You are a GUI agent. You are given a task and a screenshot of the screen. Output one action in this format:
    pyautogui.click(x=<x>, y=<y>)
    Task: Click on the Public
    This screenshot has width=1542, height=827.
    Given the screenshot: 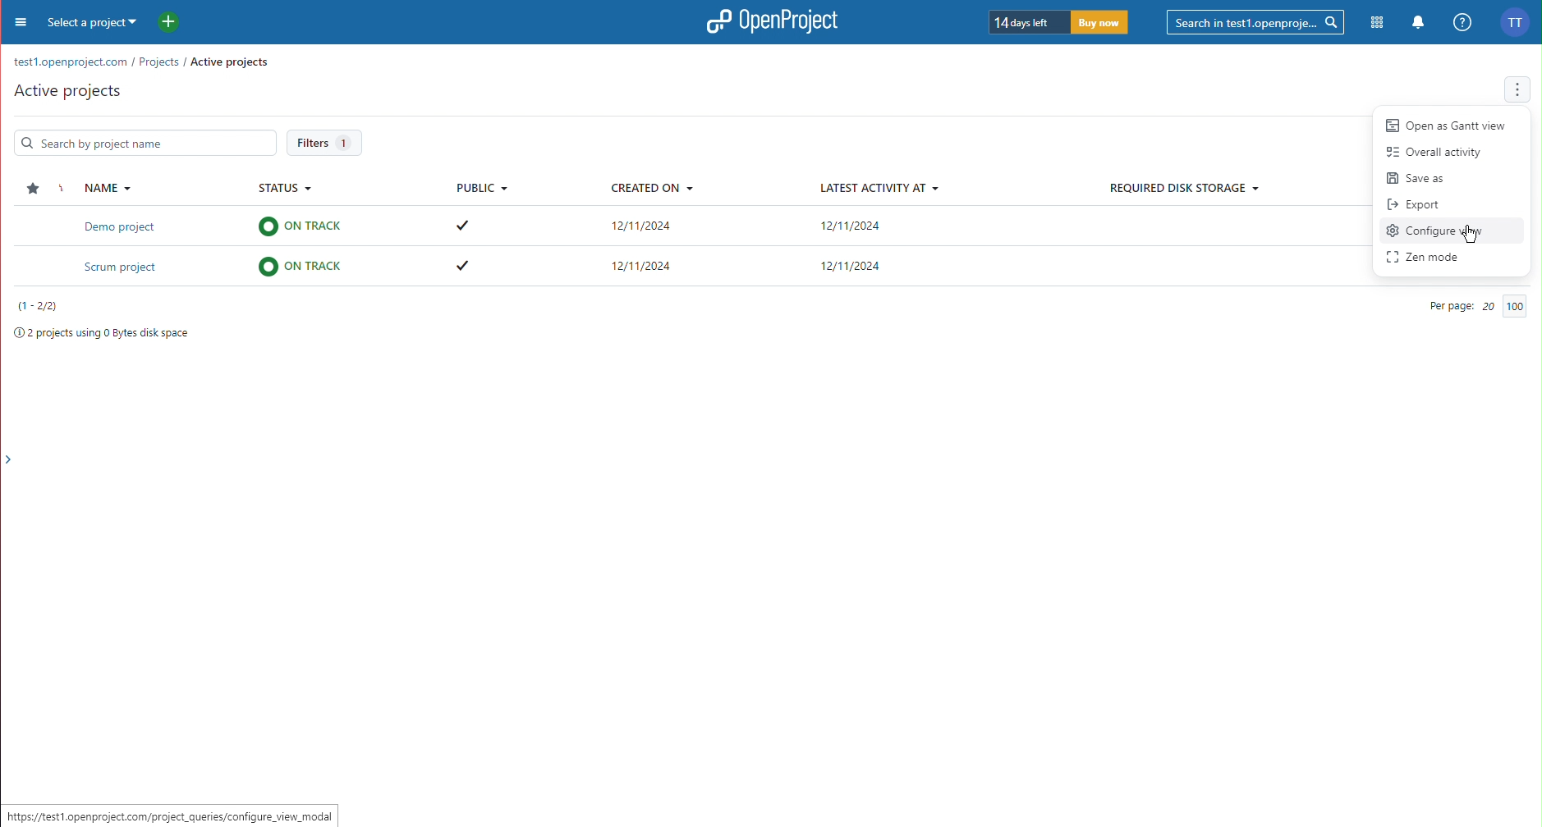 What is the action you would take?
    pyautogui.click(x=475, y=189)
    